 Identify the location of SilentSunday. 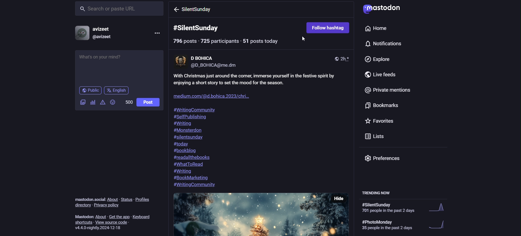
(201, 10).